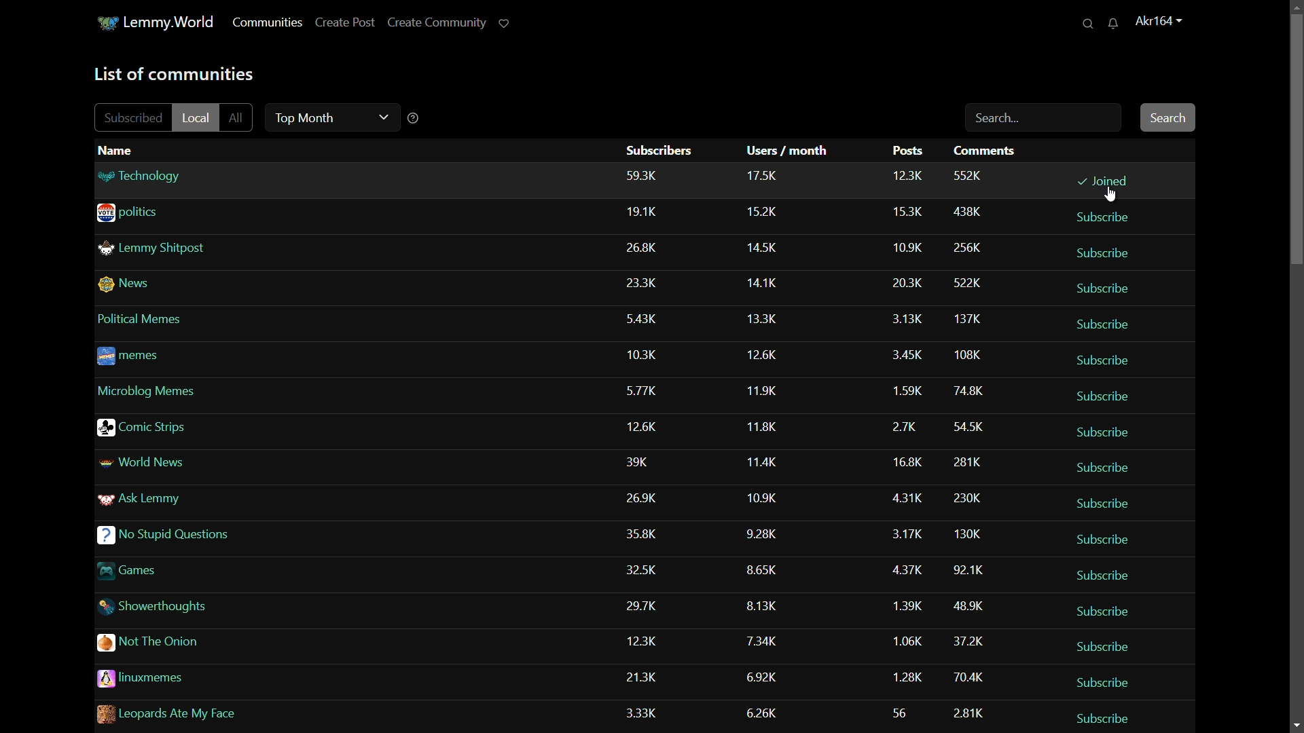 This screenshot has width=1304, height=733. What do you see at coordinates (260, 645) in the screenshot?
I see `communities name` at bounding box center [260, 645].